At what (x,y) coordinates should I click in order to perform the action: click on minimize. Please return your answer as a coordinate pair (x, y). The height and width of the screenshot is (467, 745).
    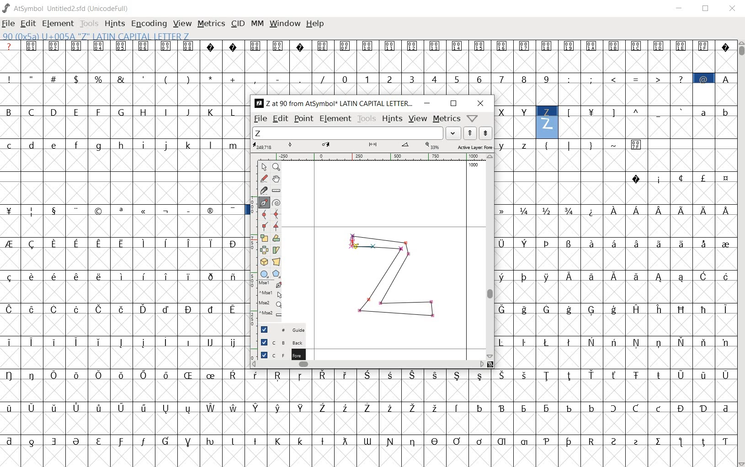
    Looking at the image, I should click on (428, 103).